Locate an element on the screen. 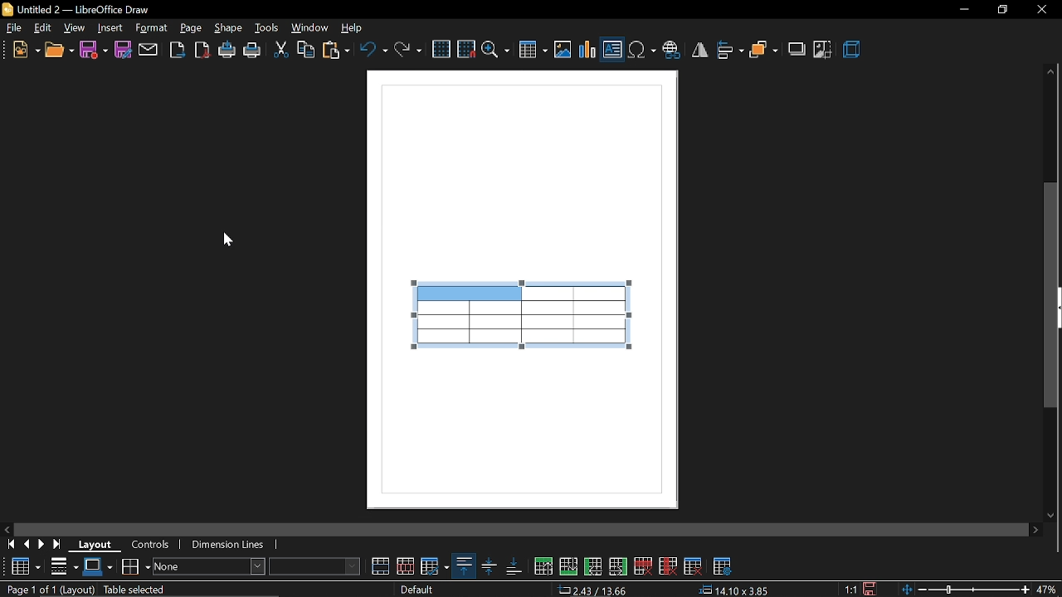 The width and height of the screenshot is (1062, 597). flip is located at coordinates (699, 48).